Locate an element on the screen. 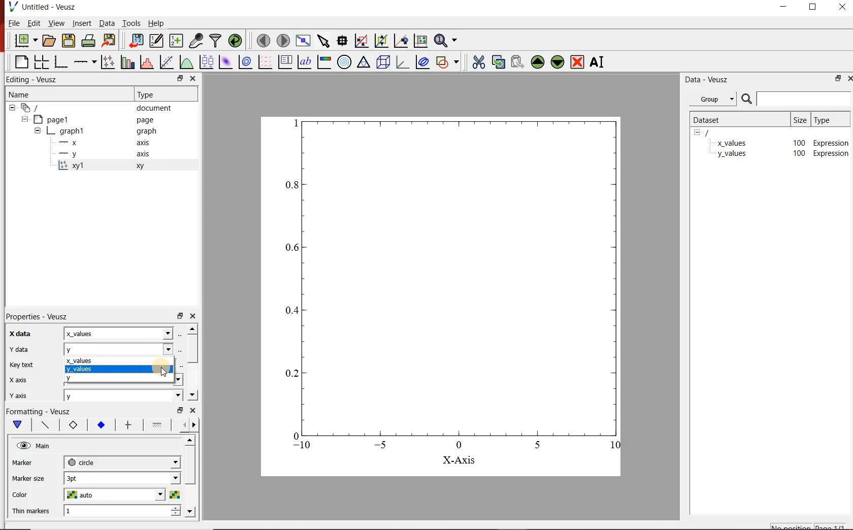  cut the selected widget is located at coordinates (479, 63).